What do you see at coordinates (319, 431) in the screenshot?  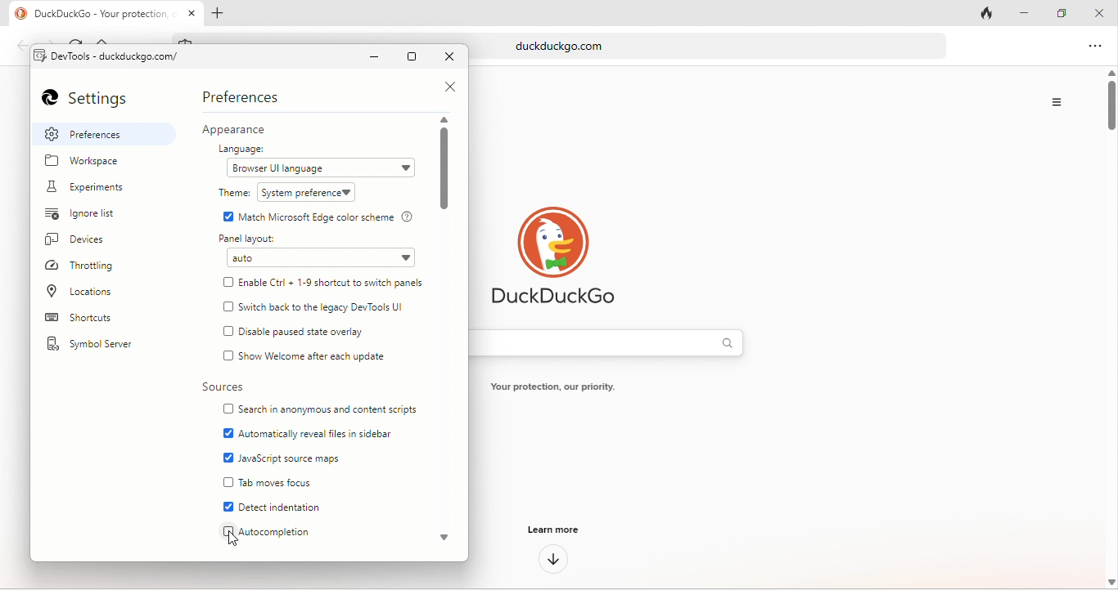 I see `automatically reveal files in sidebar` at bounding box center [319, 431].